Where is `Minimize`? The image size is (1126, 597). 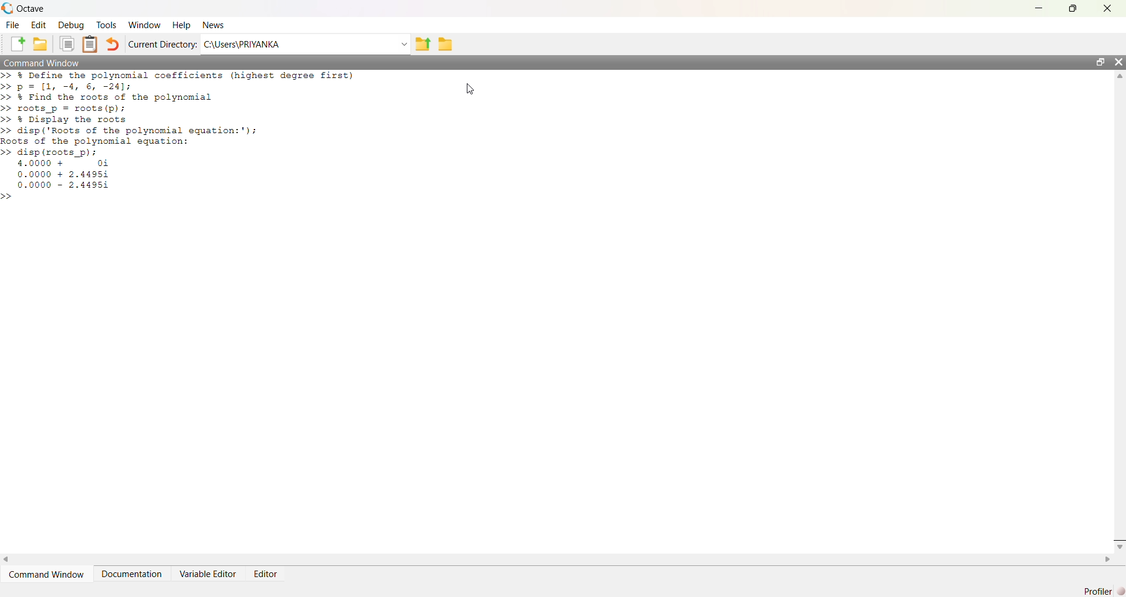
Minimize is located at coordinates (1040, 7).